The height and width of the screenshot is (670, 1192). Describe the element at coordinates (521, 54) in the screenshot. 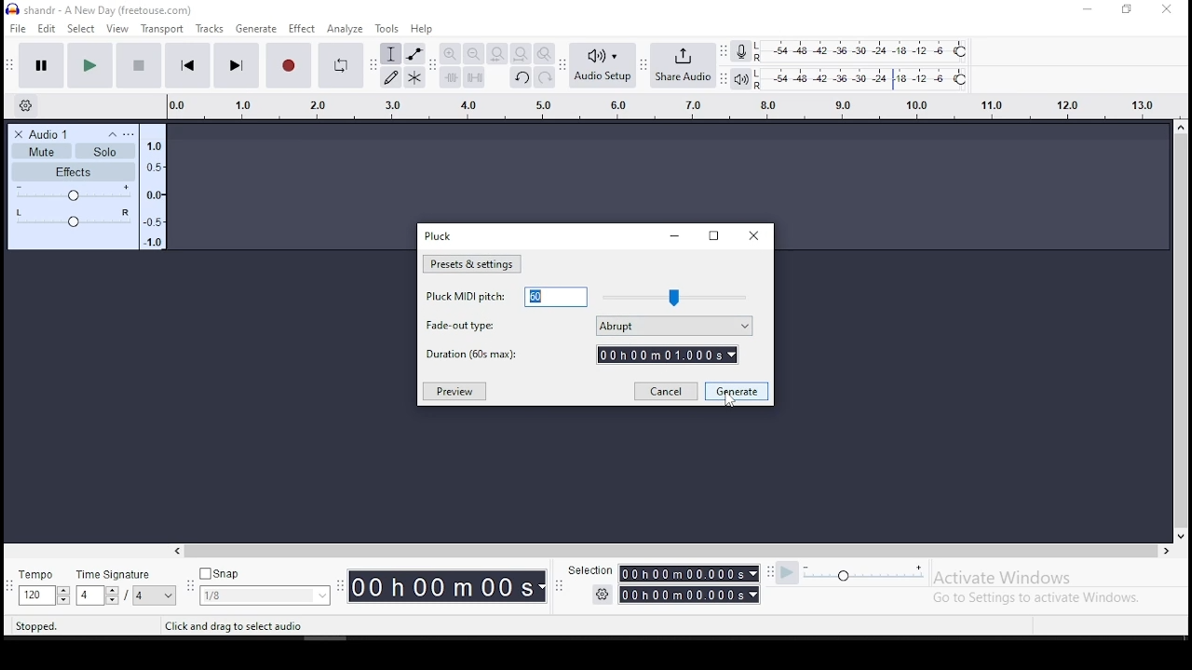

I see `fit project to width` at that location.